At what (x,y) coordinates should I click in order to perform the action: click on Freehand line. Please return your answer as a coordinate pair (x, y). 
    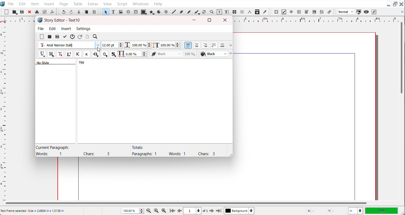
    Looking at the image, I should click on (189, 12).